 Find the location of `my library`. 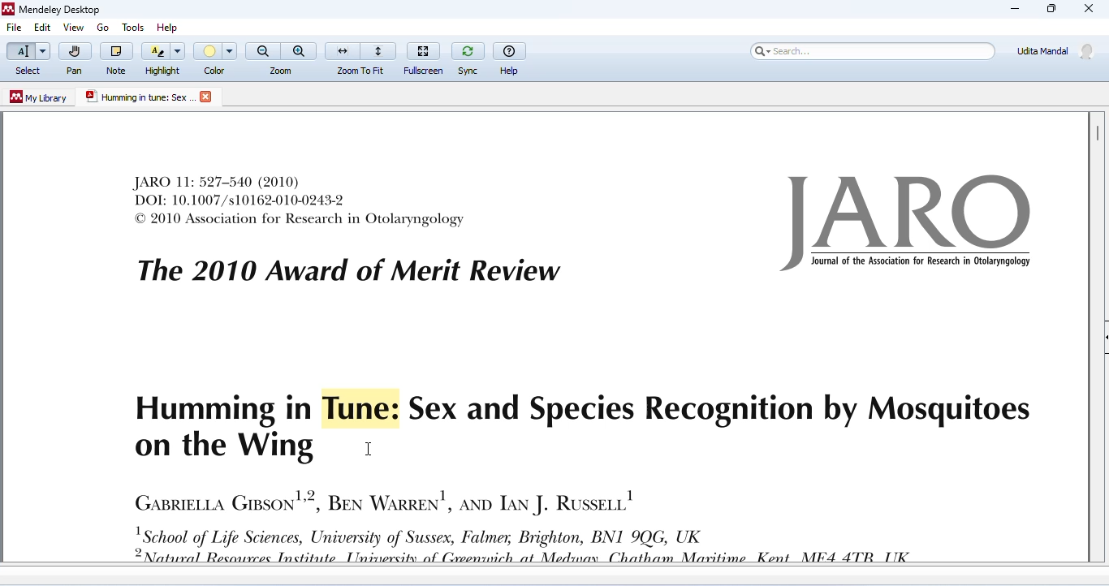

my library is located at coordinates (40, 97).